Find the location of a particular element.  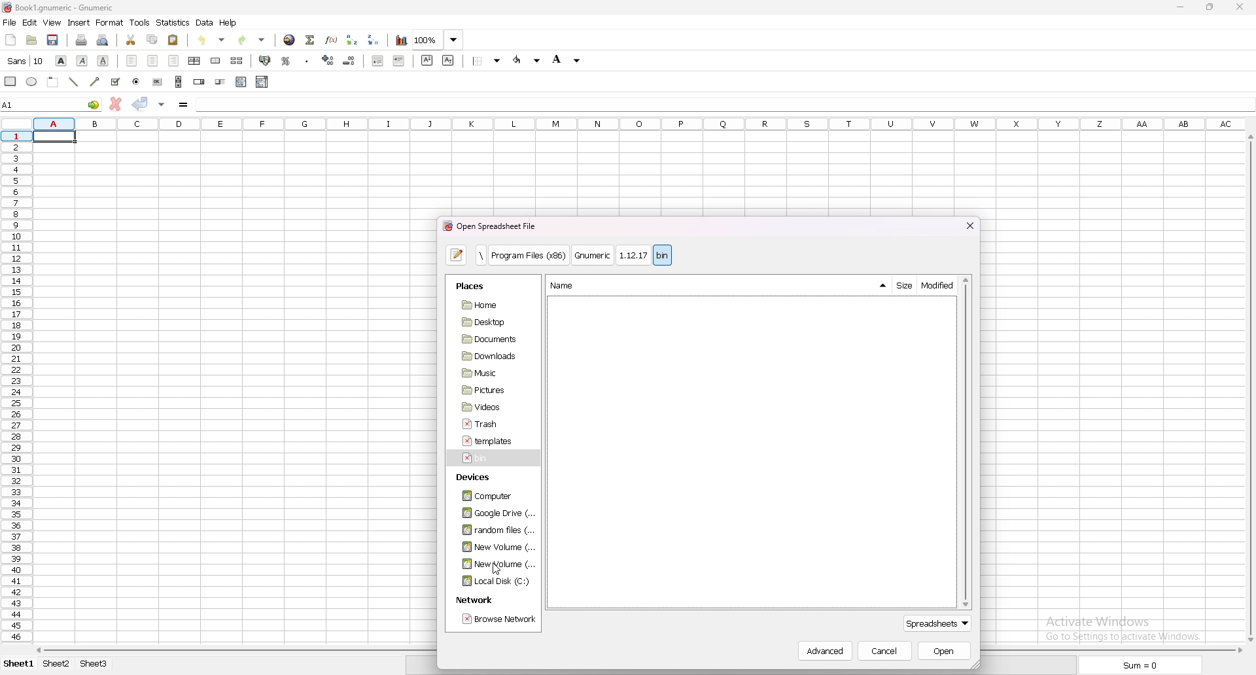

italic is located at coordinates (82, 61).